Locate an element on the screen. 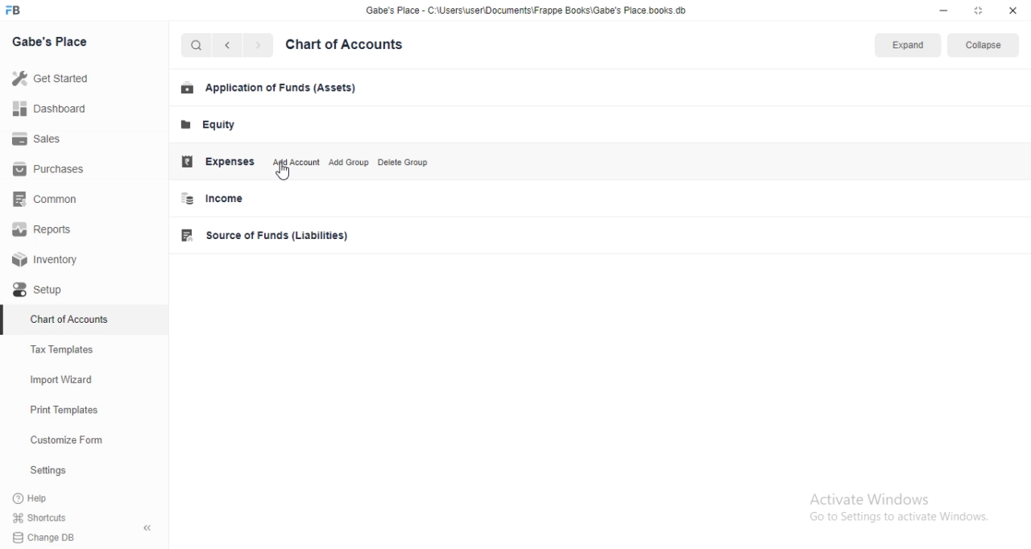  Collapse. is located at coordinates (987, 46).